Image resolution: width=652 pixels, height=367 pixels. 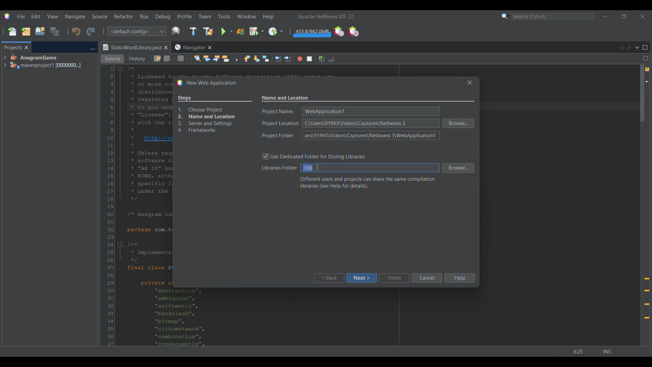 I want to click on Build main project, so click(x=193, y=31).